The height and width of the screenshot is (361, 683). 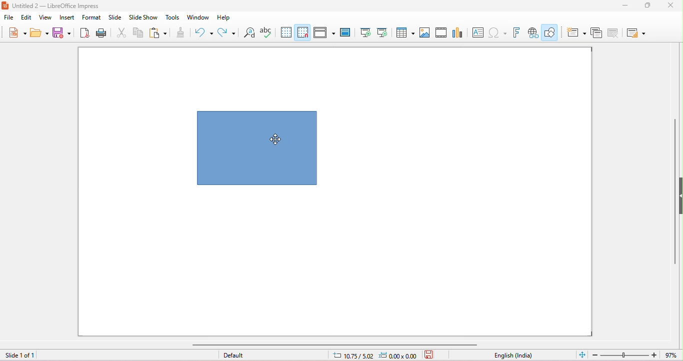 I want to click on insert image, so click(x=424, y=32).